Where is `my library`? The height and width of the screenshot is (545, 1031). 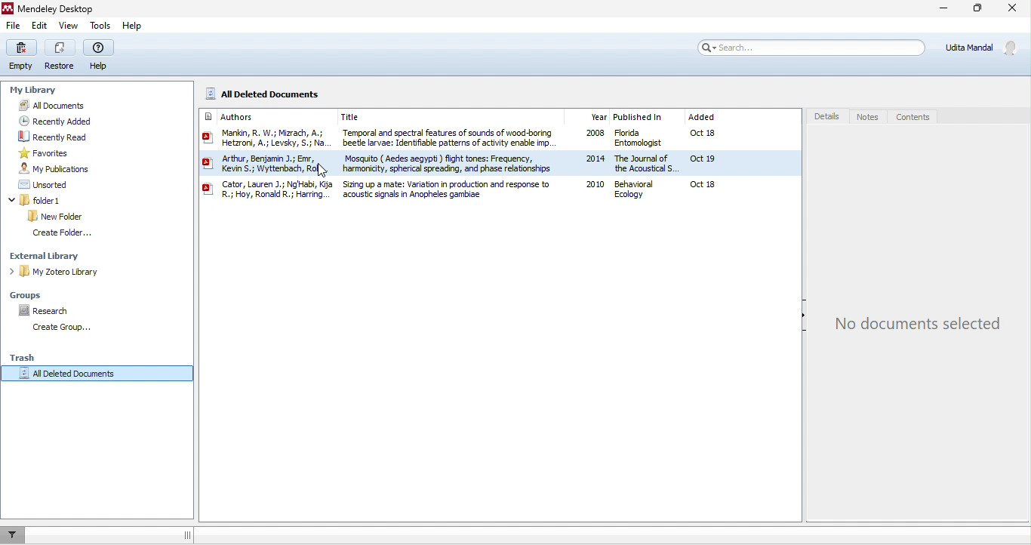
my library is located at coordinates (36, 91).